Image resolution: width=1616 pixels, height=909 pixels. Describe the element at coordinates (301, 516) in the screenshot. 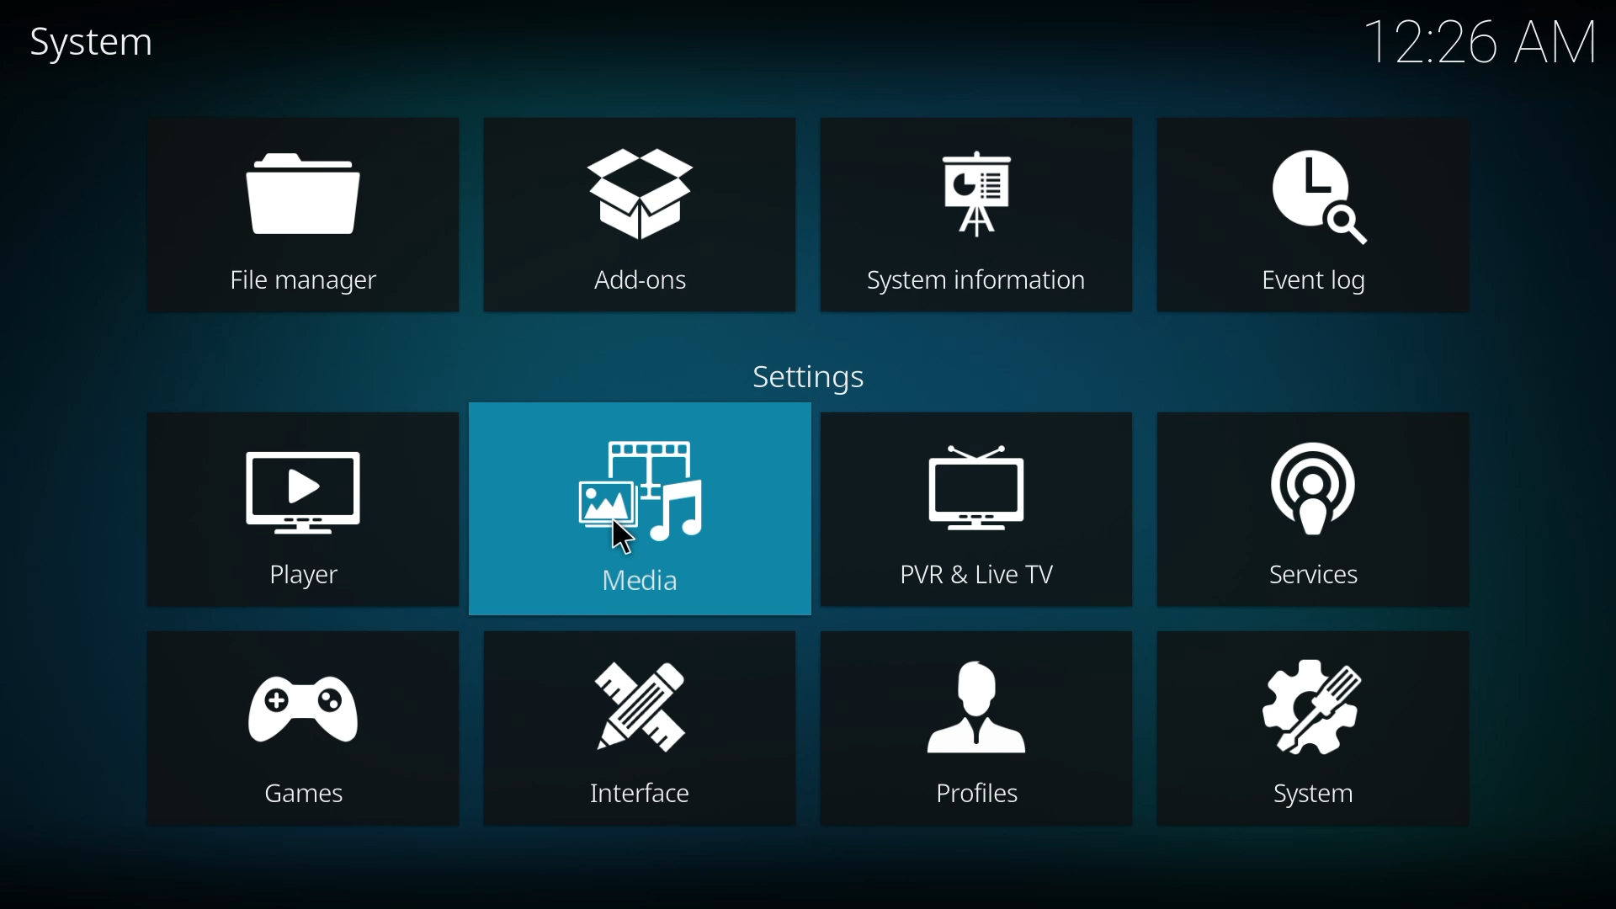

I see `player` at that location.